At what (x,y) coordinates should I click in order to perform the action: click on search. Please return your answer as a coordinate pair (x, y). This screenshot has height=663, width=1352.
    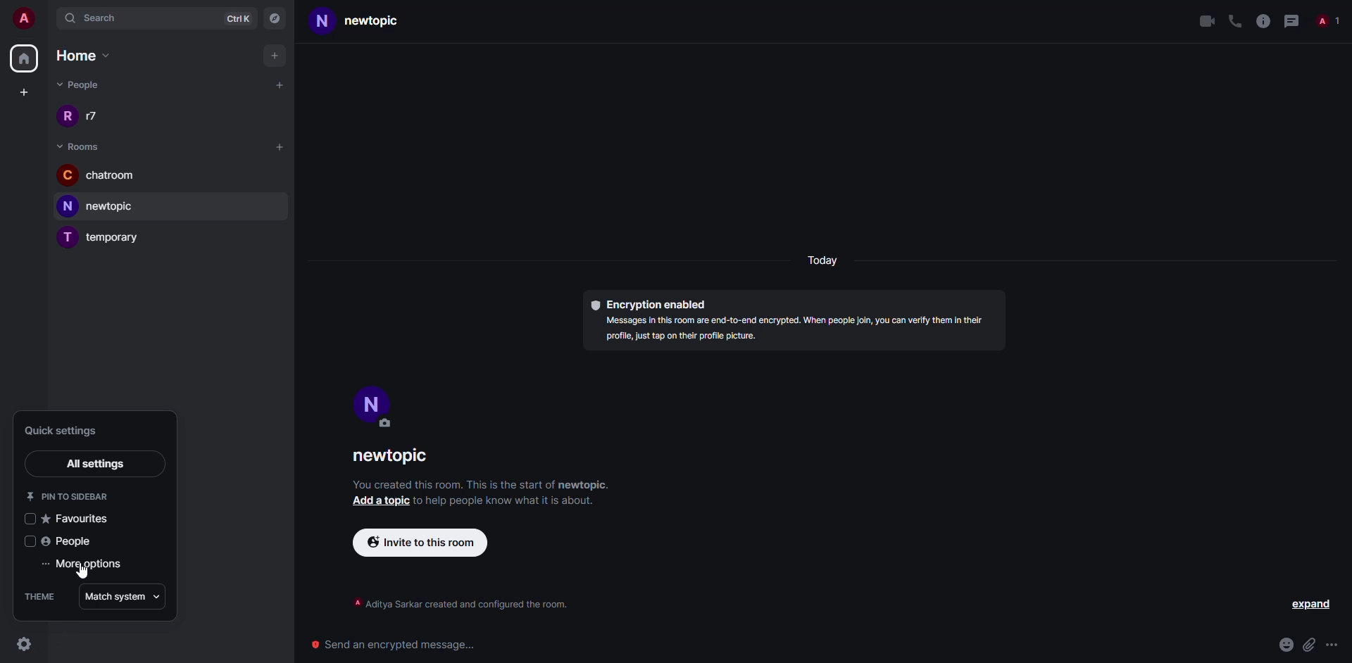
    Looking at the image, I should click on (106, 20).